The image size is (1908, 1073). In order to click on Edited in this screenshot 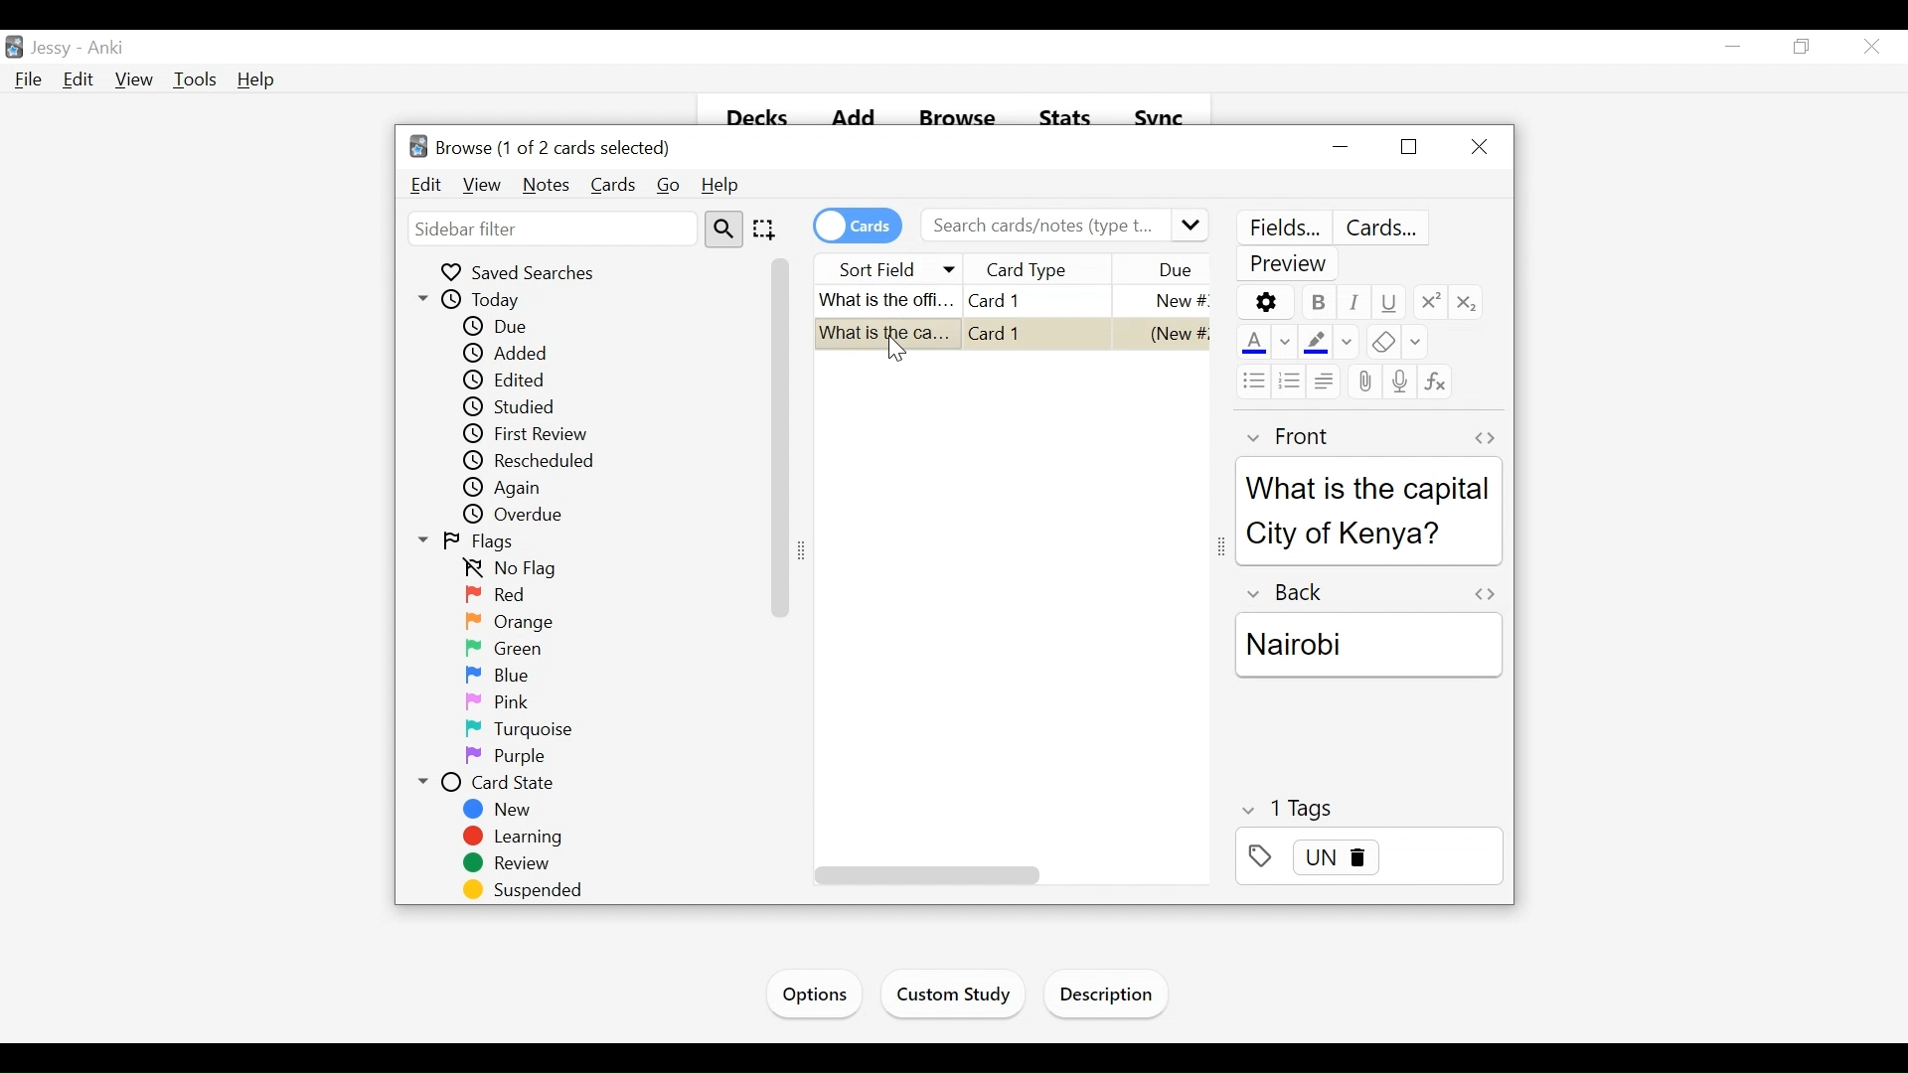, I will do `click(512, 381)`.